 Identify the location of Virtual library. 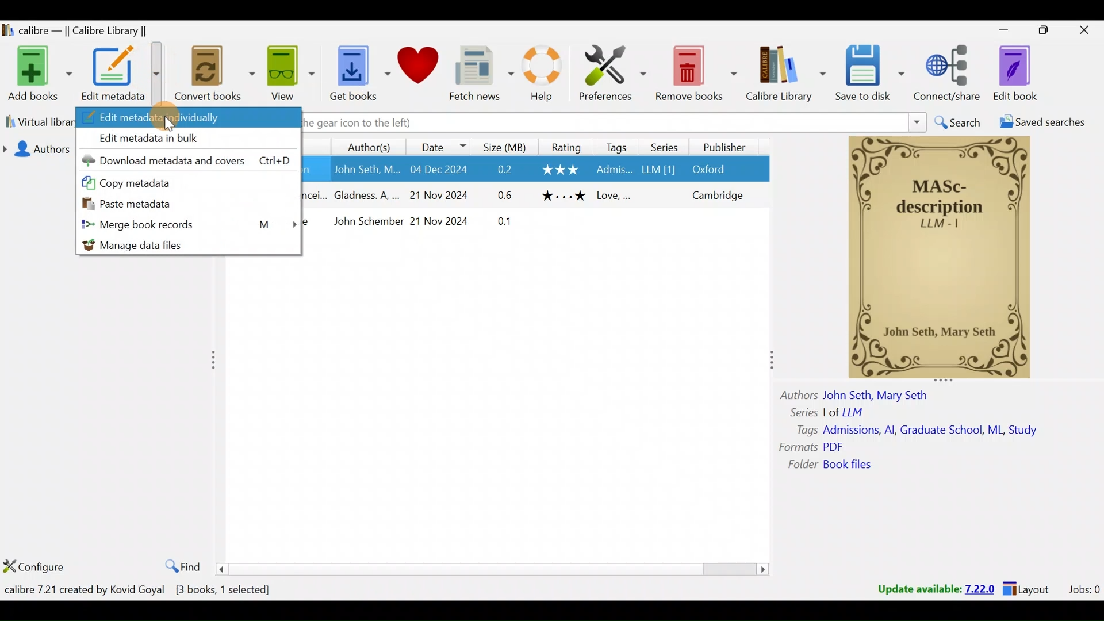
(38, 122).